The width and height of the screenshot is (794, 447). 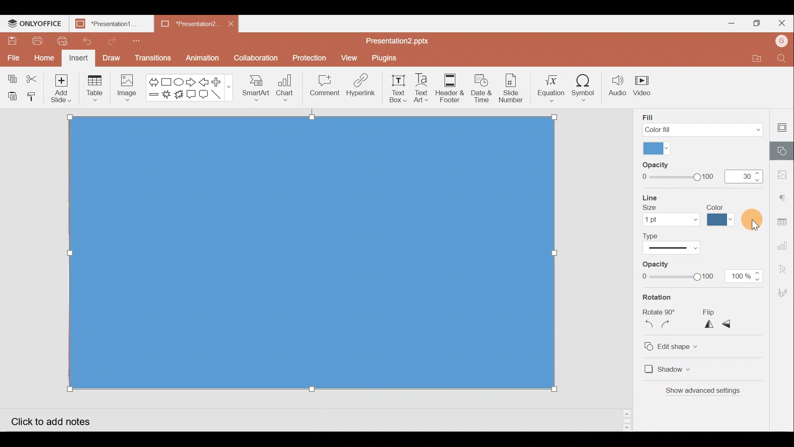 I want to click on Plus, so click(x=219, y=82).